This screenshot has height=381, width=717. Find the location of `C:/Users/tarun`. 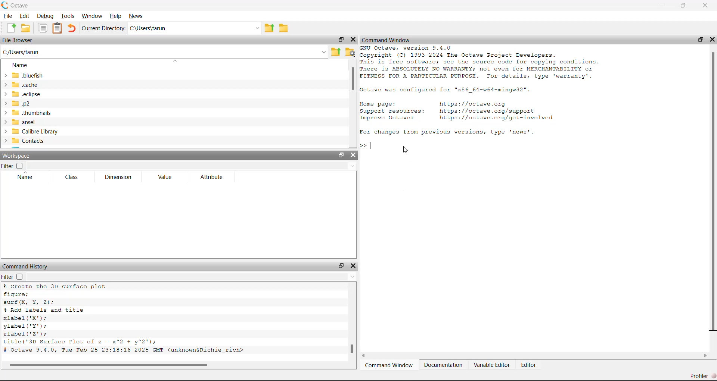

C:/Users/tarun is located at coordinates (165, 52).